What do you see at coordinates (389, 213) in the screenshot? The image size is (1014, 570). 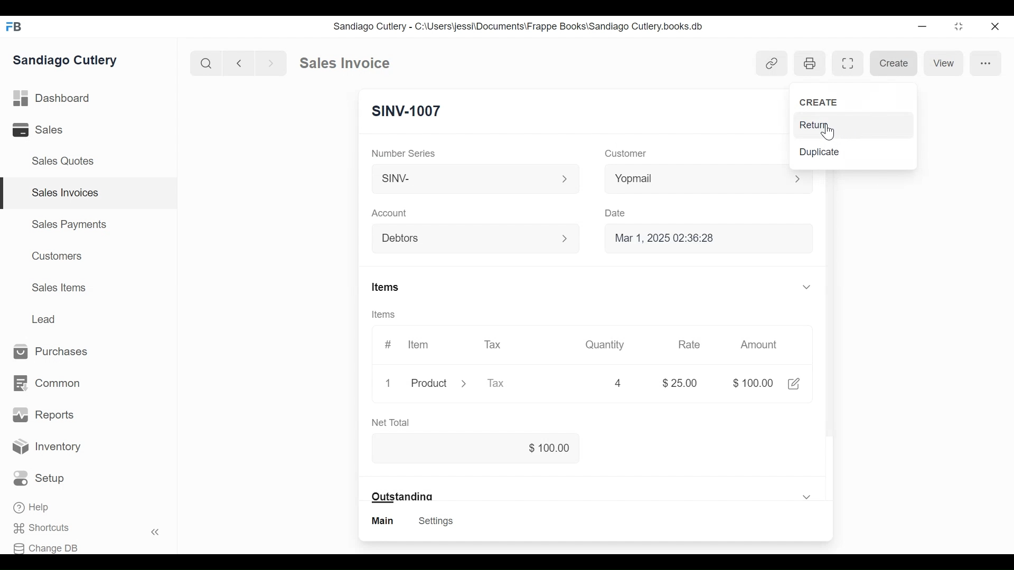 I see `Account` at bounding box center [389, 213].